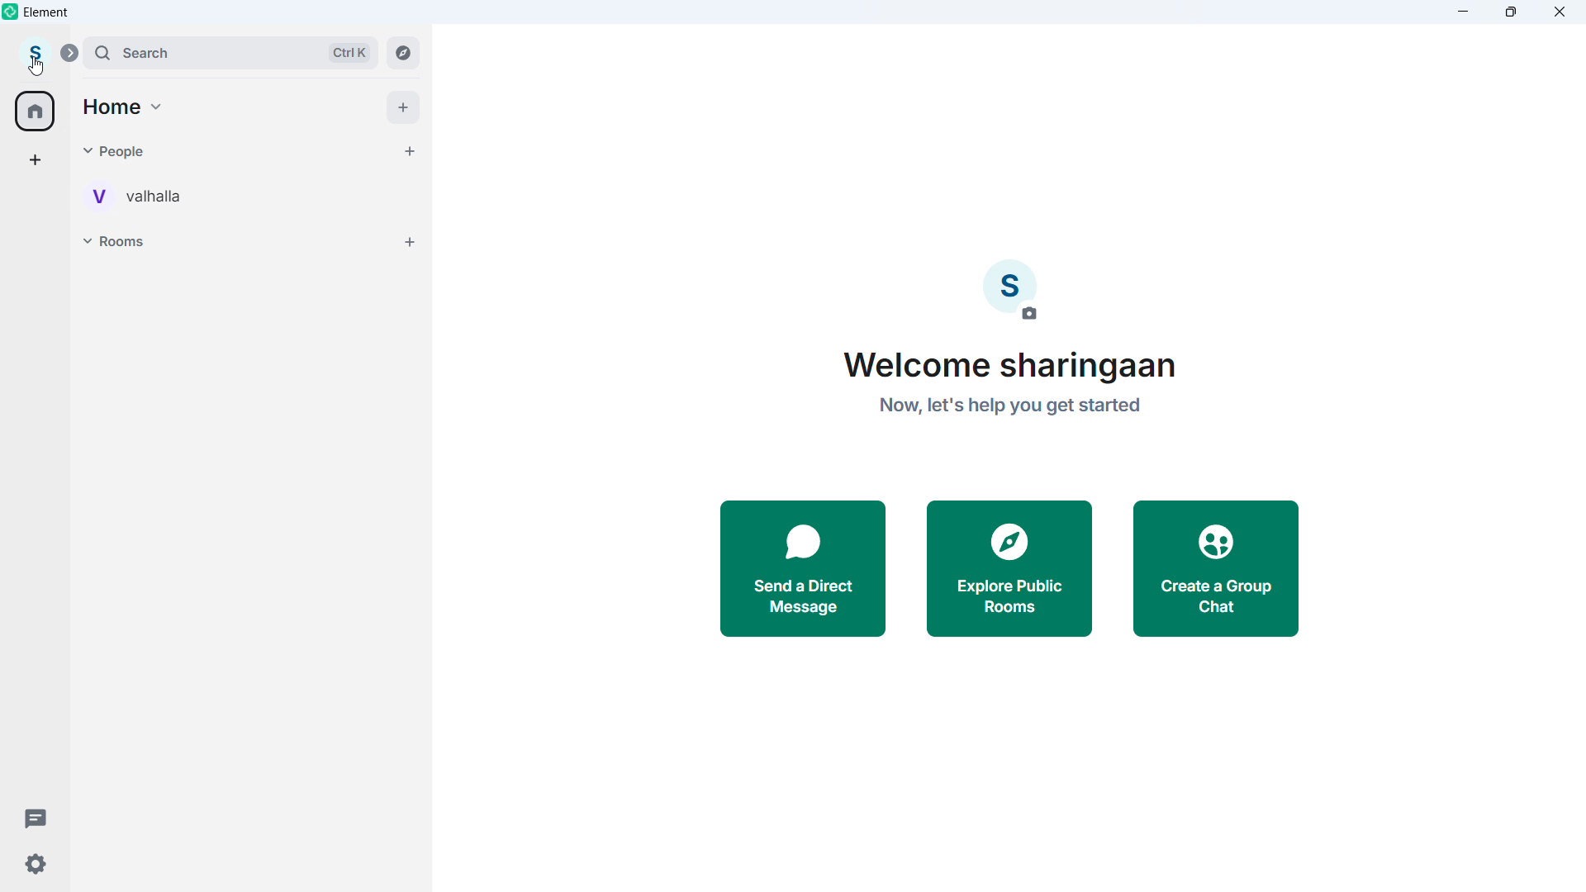 The height and width of the screenshot is (892, 1586). Describe the element at coordinates (404, 107) in the screenshot. I see `add ` at that location.